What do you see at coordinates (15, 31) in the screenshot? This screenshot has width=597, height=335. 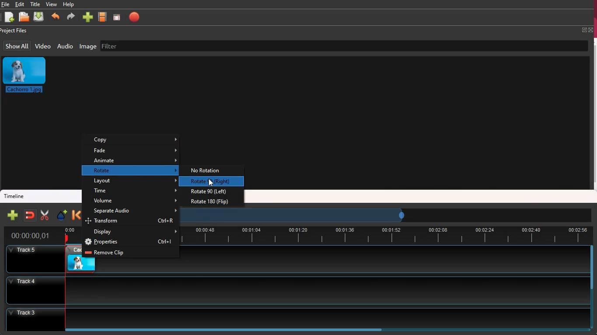 I see `project files` at bounding box center [15, 31].